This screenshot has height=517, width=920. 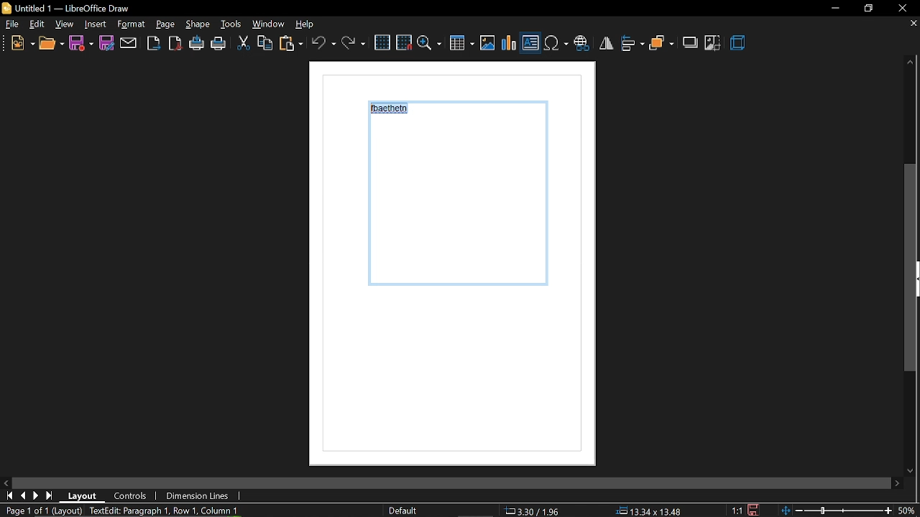 I want to click on zoom change, so click(x=850, y=512).